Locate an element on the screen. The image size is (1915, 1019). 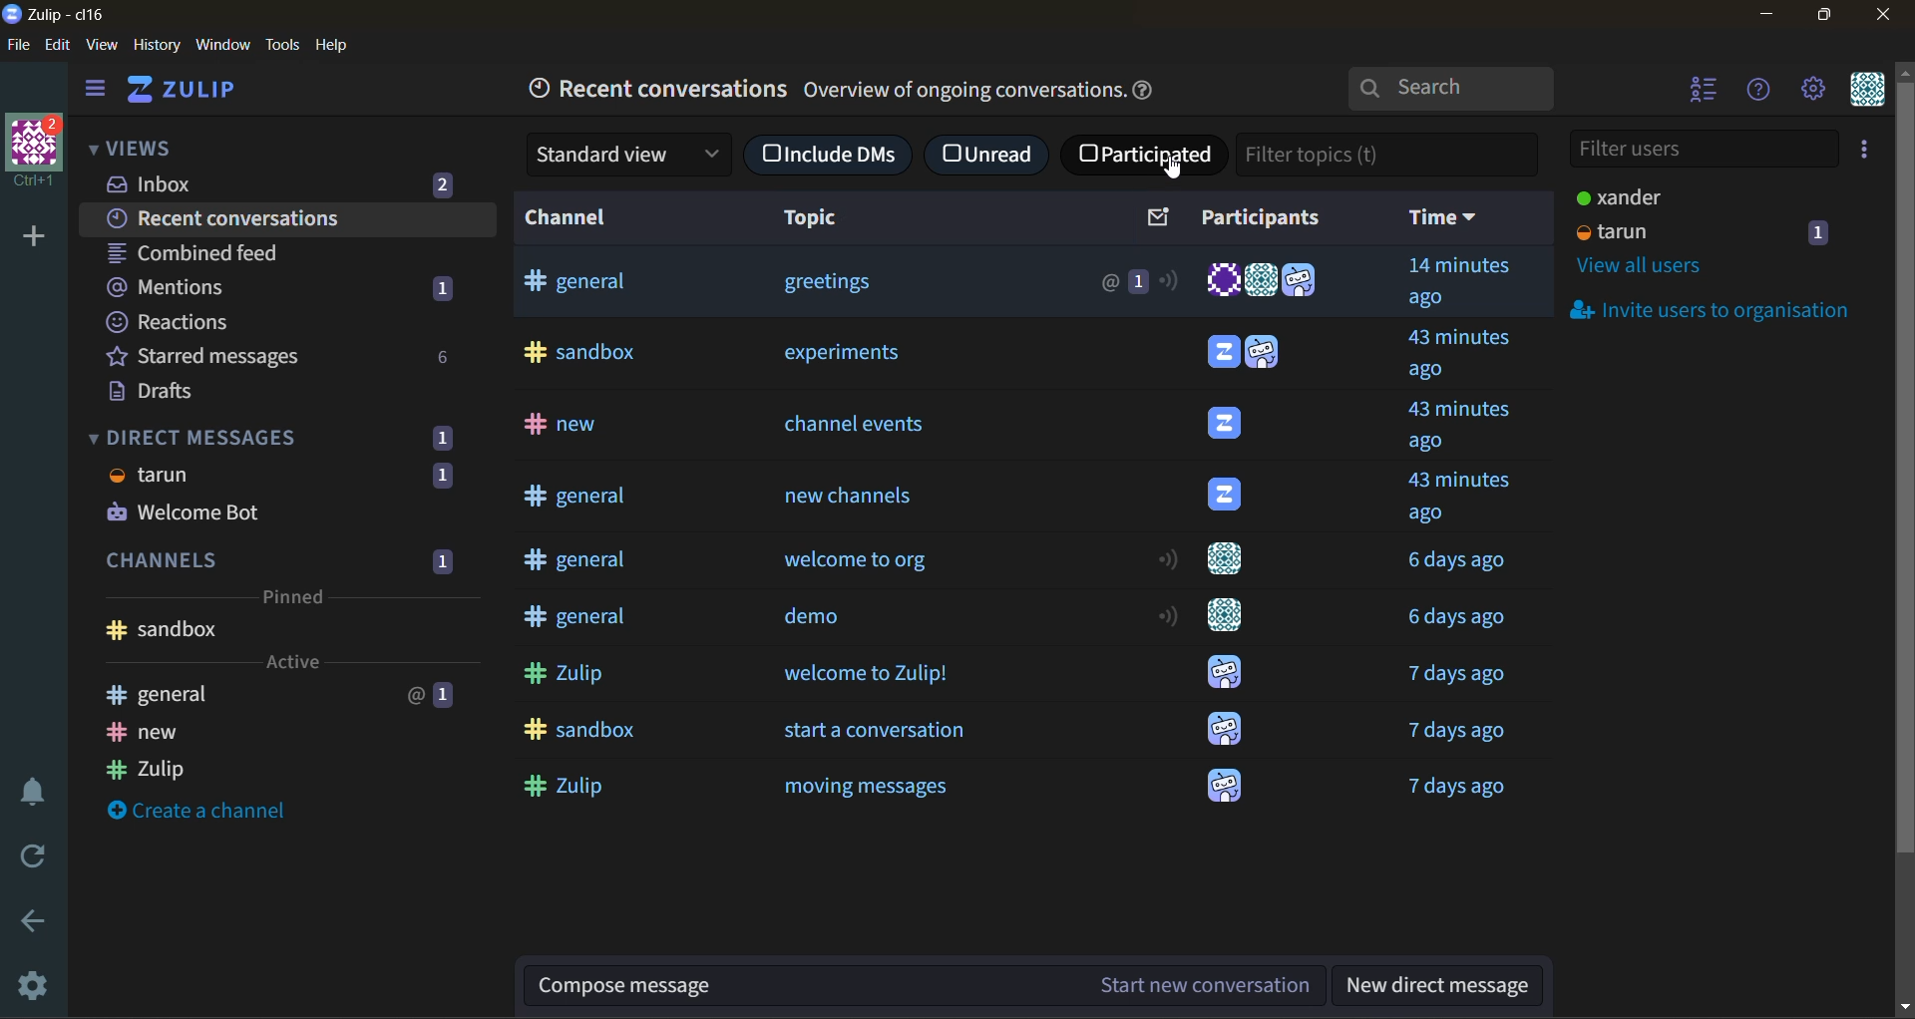
compose message is located at coordinates (801, 986).